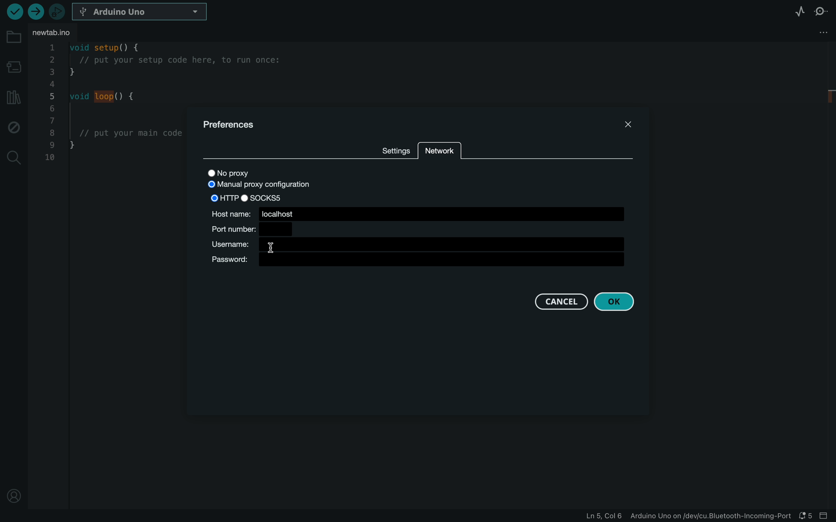 This screenshot has height=522, width=836. What do you see at coordinates (268, 197) in the screenshot?
I see `SOCKS5` at bounding box center [268, 197].